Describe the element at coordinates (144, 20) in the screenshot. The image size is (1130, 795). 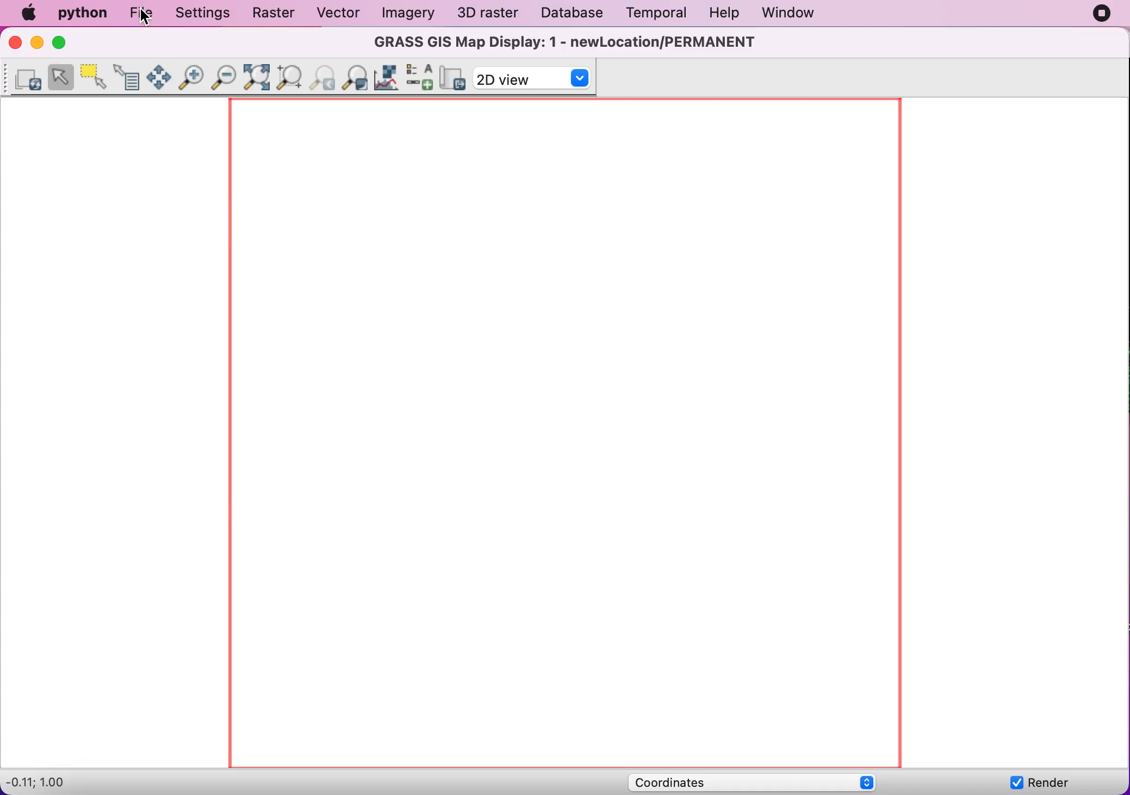
I see `cursor` at that location.